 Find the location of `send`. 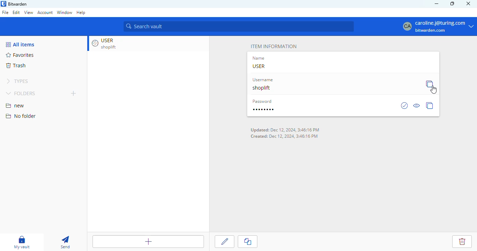

send is located at coordinates (66, 242).